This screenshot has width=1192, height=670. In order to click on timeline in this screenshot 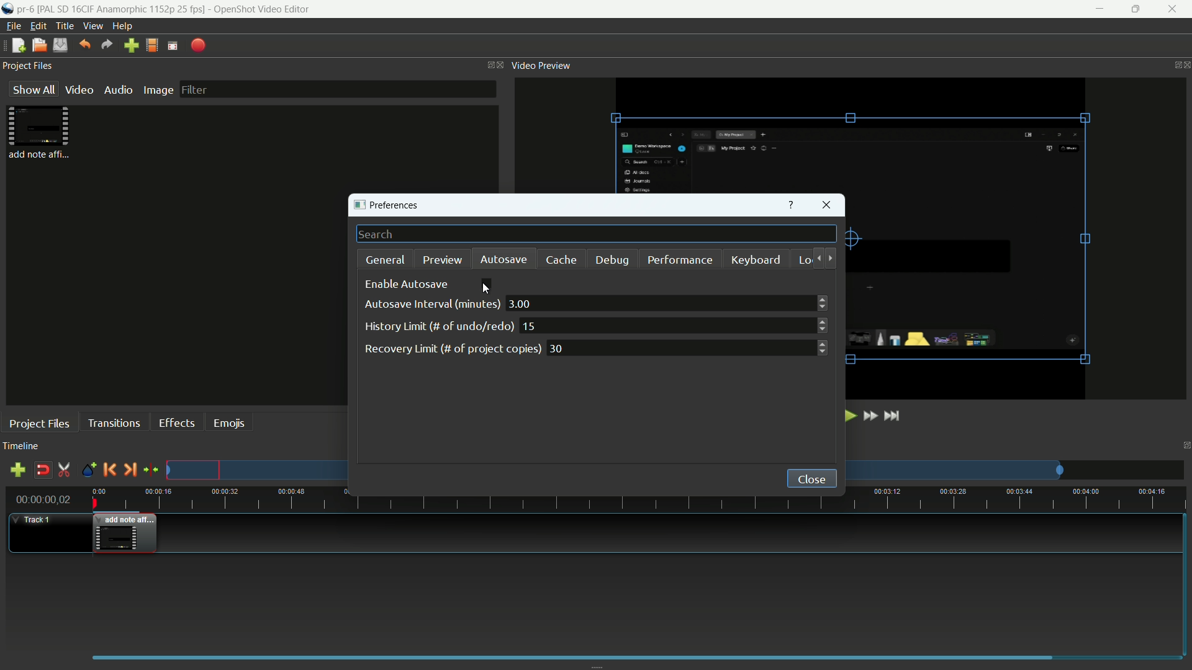, I will do `click(21, 445)`.